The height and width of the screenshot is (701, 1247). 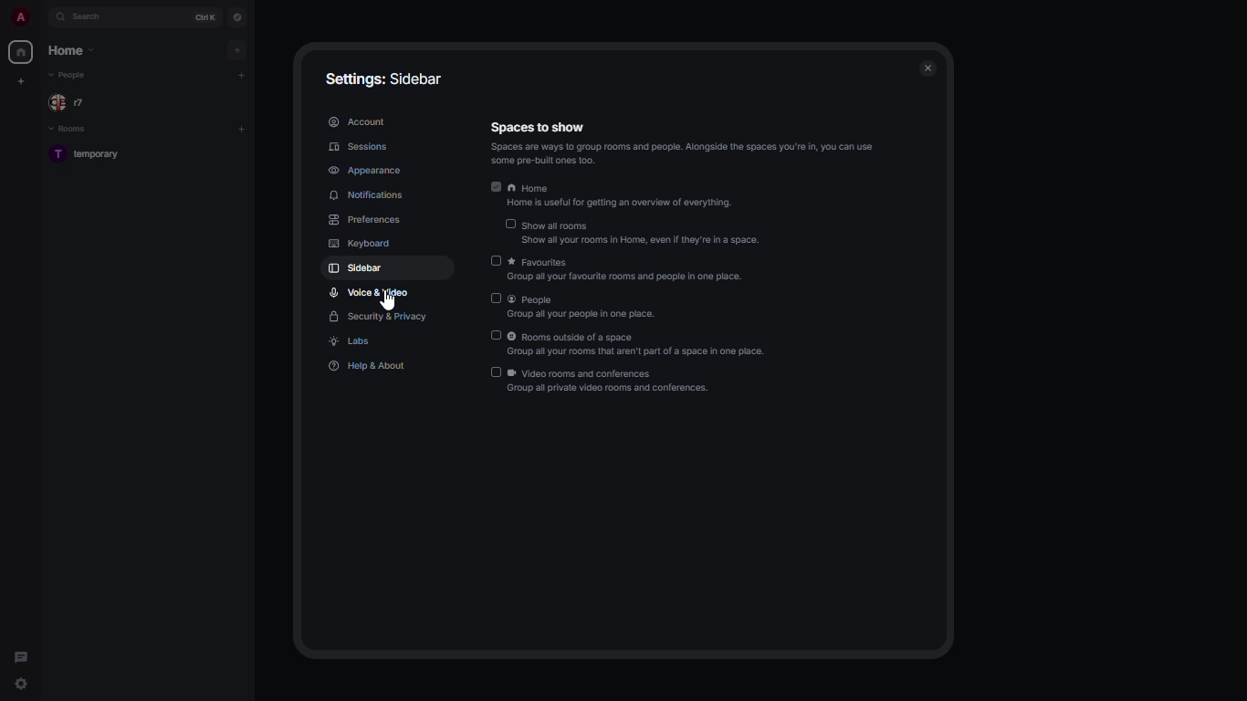 What do you see at coordinates (71, 50) in the screenshot?
I see `home` at bounding box center [71, 50].